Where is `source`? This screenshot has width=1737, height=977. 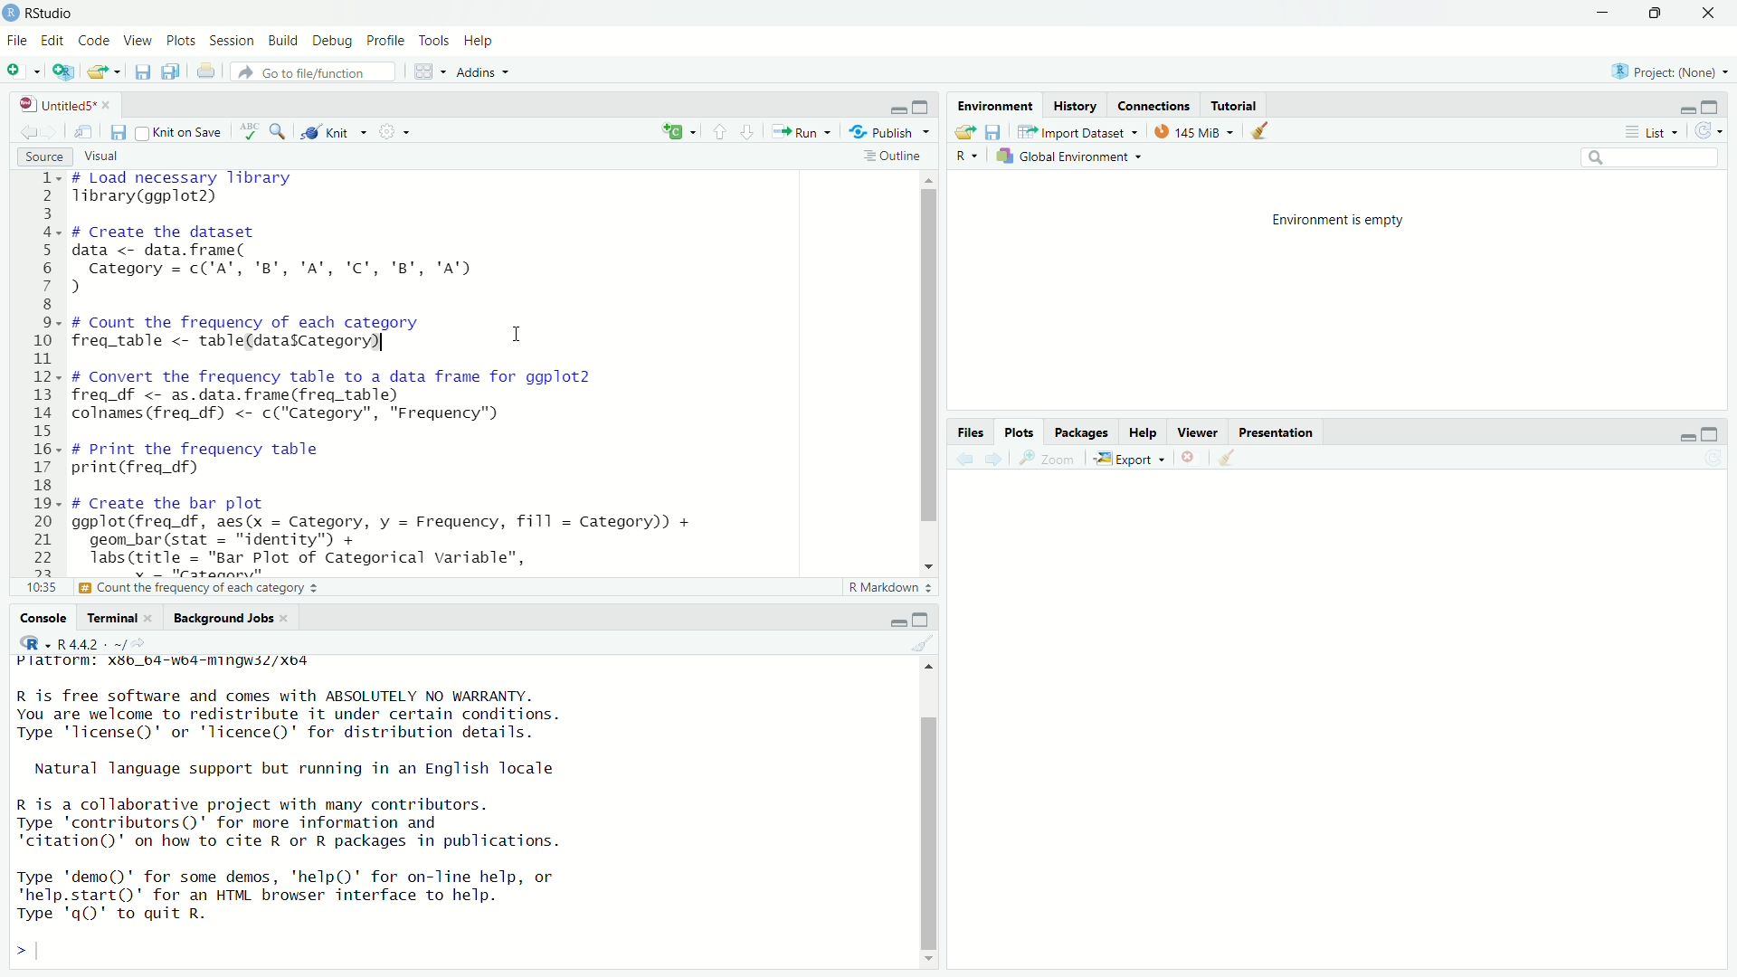
source is located at coordinates (45, 157).